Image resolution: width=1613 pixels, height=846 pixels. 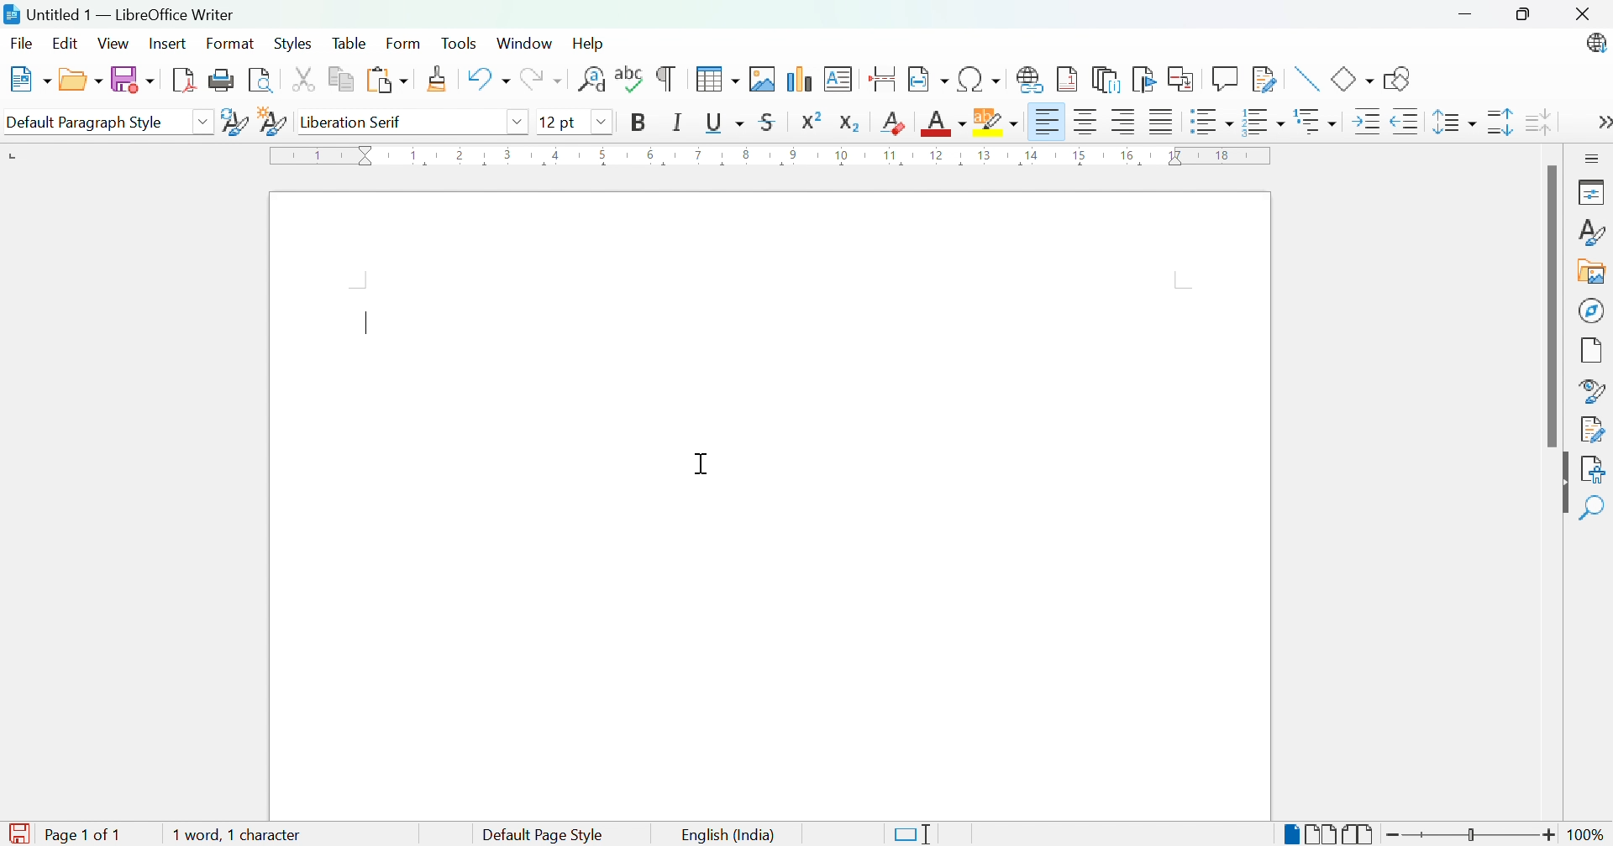 What do you see at coordinates (1309, 79) in the screenshot?
I see `Insert line` at bounding box center [1309, 79].